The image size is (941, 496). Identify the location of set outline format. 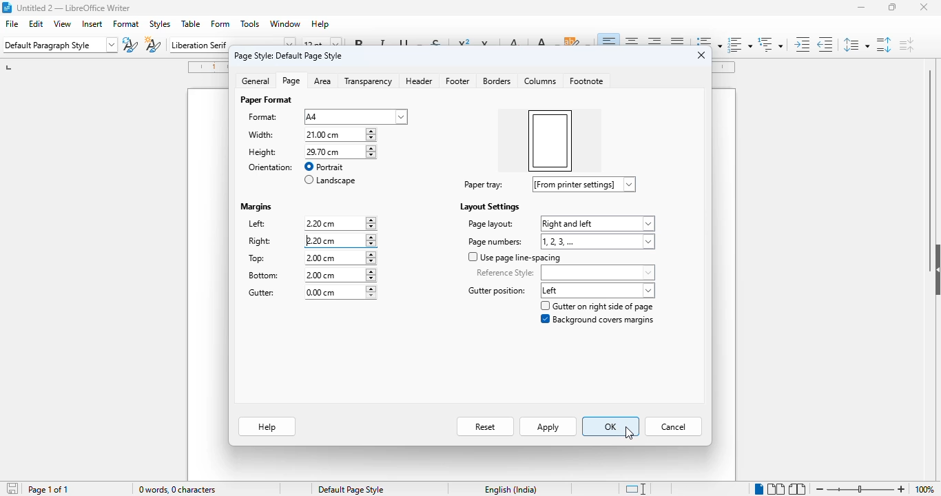
(770, 45).